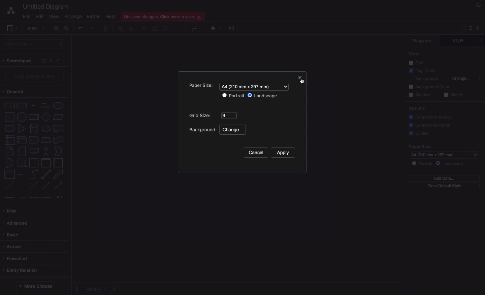 The height and width of the screenshot is (295, 485). I want to click on Page view, so click(421, 70).